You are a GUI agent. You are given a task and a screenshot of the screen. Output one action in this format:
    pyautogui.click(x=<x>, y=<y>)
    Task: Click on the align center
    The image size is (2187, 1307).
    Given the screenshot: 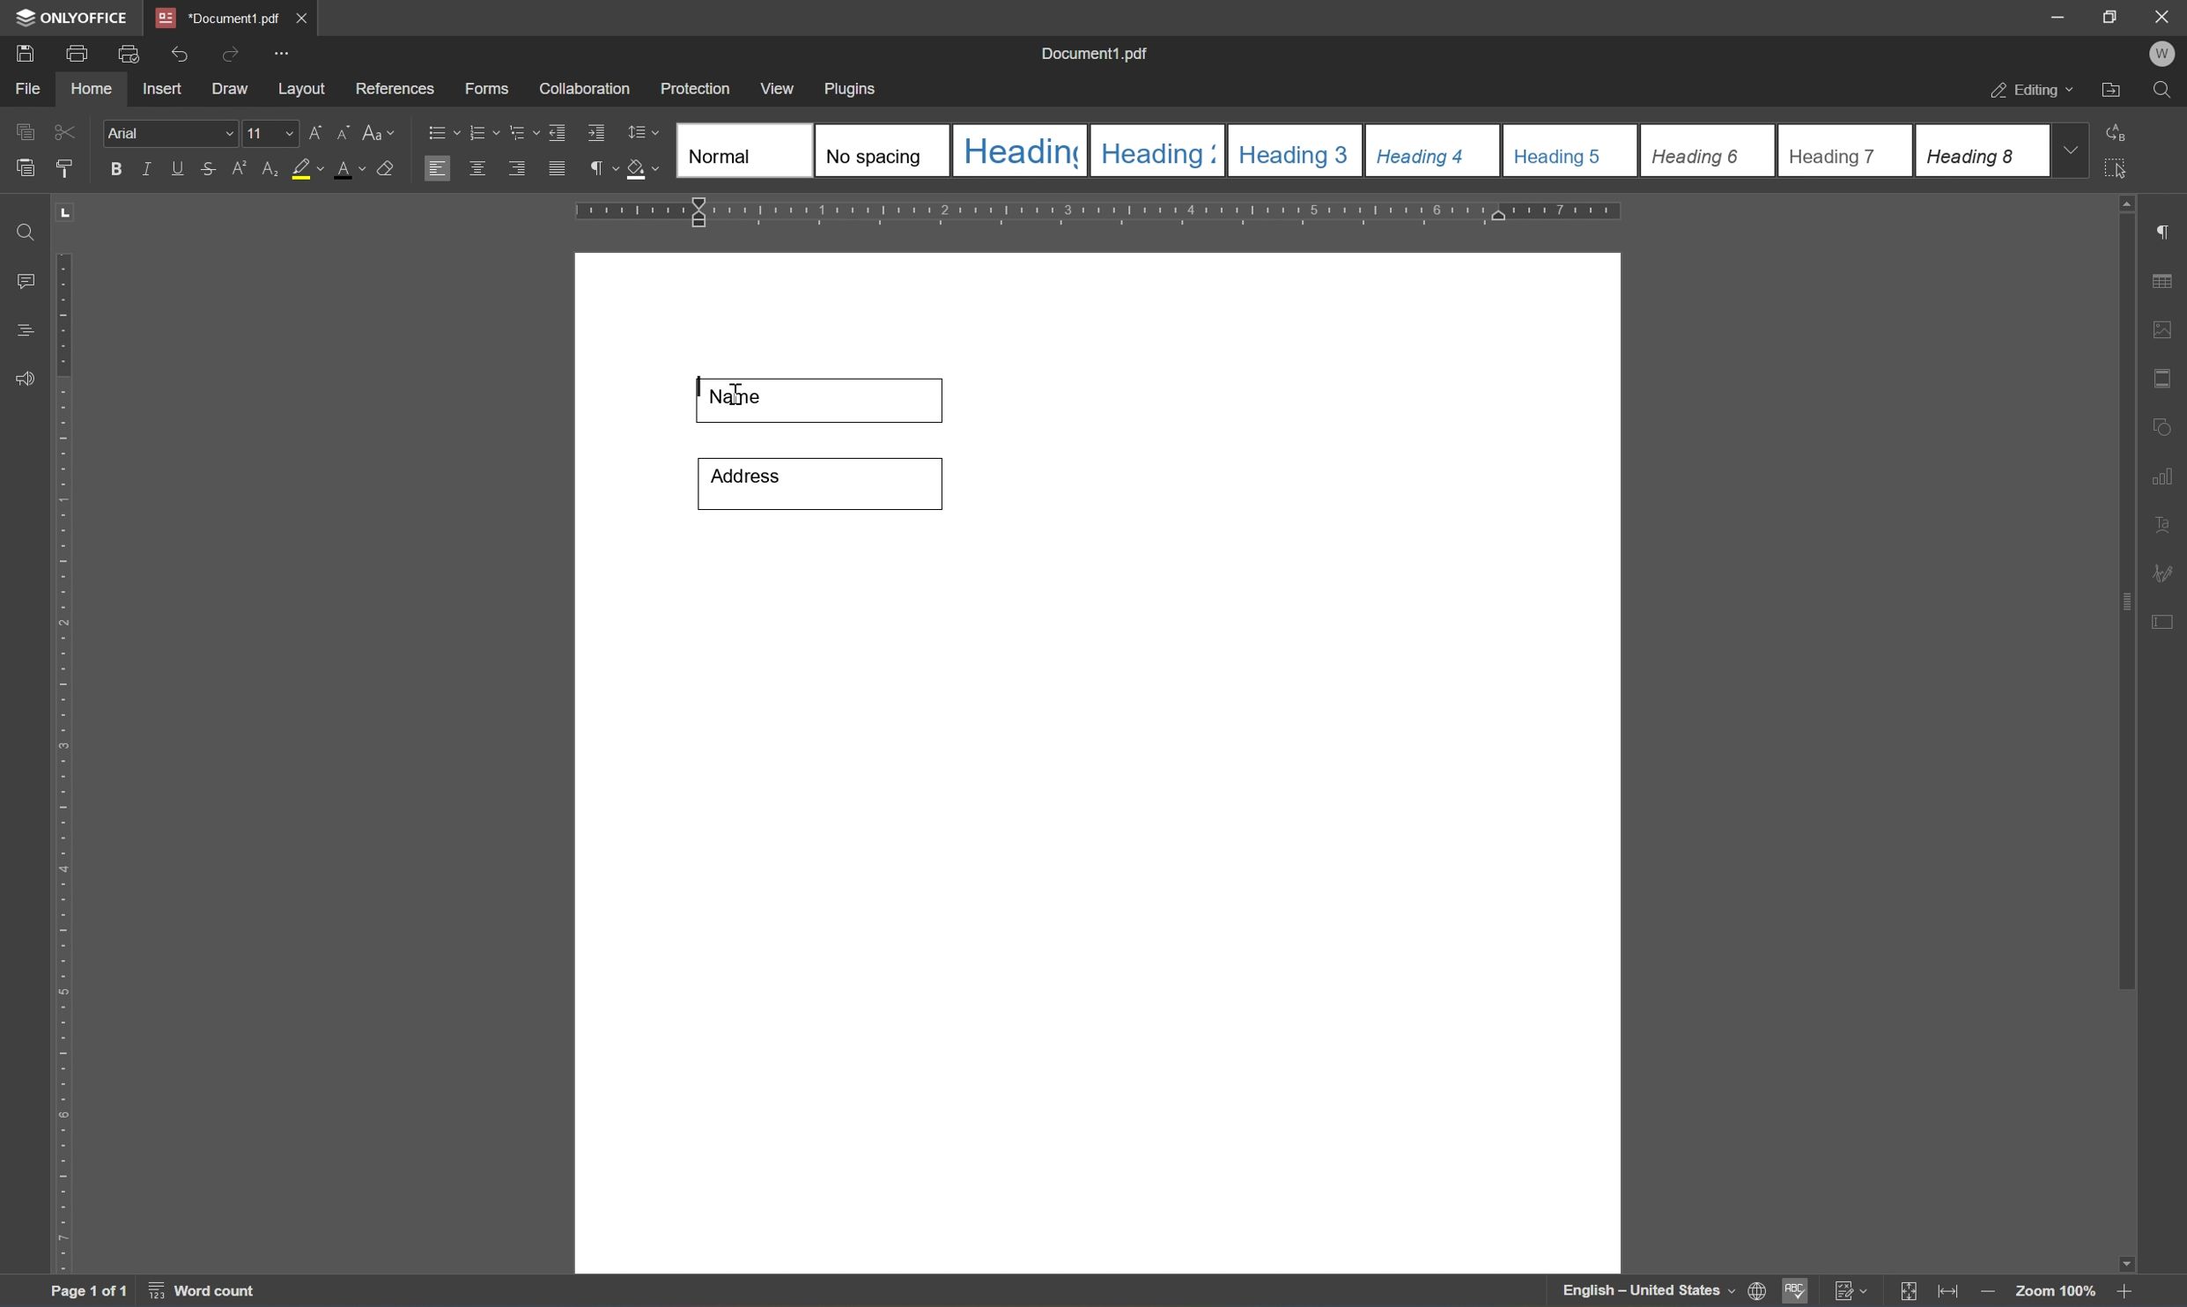 What is the action you would take?
    pyautogui.click(x=477, y=168)
    